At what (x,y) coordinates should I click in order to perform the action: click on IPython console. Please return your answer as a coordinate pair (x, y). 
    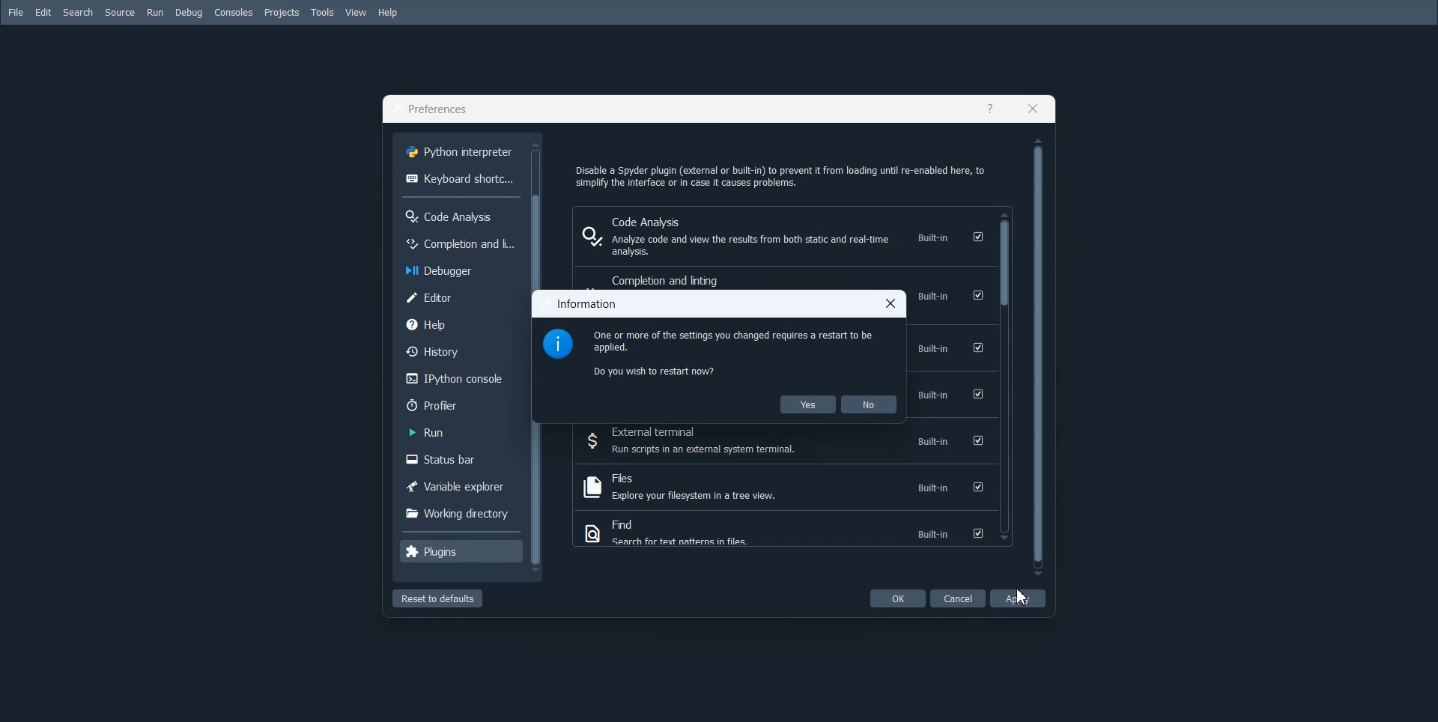
    Looking at the image, I should click on (459, 378).